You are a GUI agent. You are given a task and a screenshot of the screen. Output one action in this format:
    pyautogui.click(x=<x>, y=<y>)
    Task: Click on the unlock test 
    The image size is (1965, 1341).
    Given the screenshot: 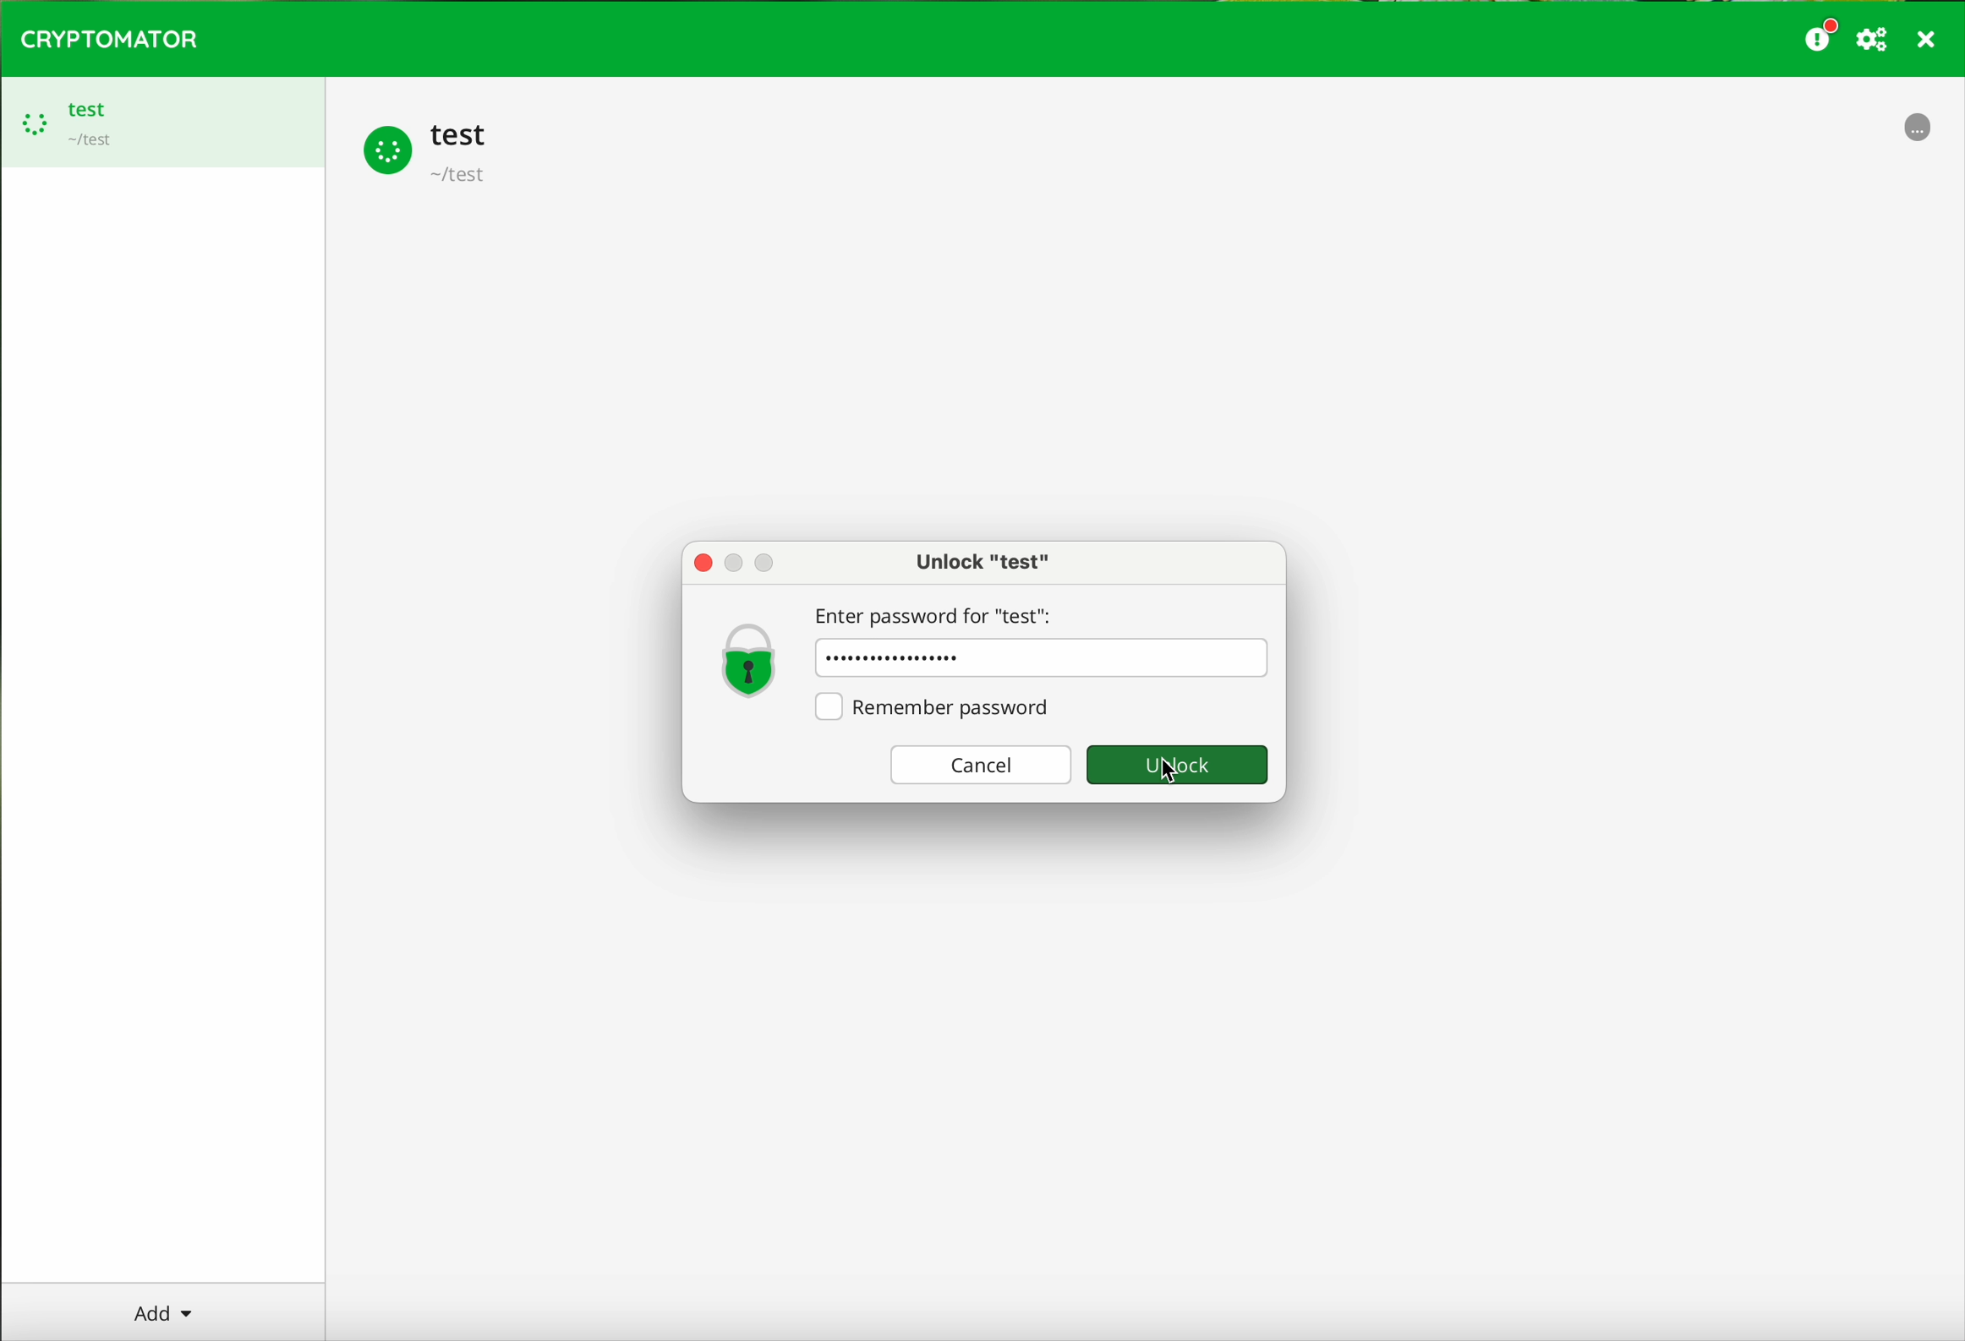 What is the action you would take?
    pyautogui.click(x=982, y=561)
    